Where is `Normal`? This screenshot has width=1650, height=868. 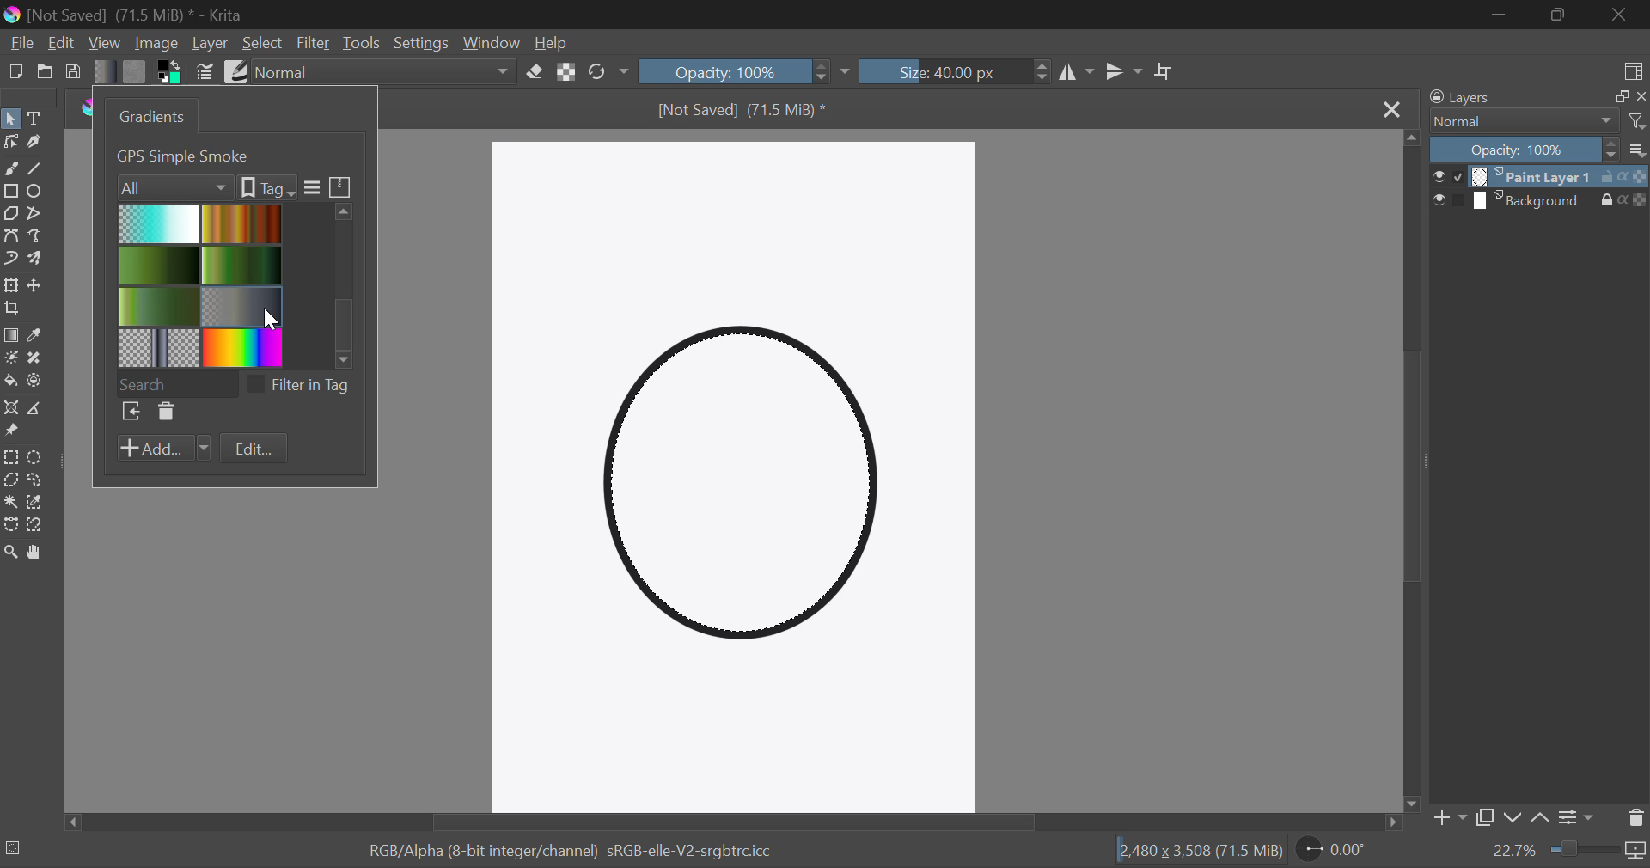 Normal is located at coordinates (1523, 122).